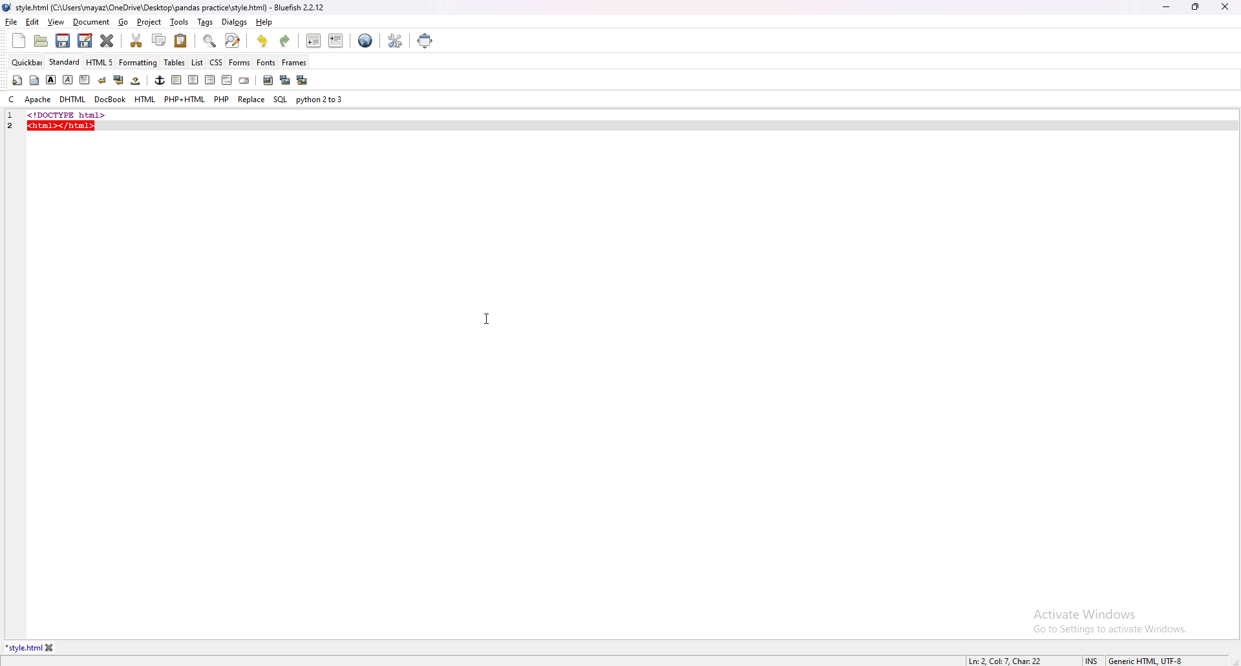  What do you see at coordinates (206, 22) in the screenshot?
I see `tags` at bounding box center [206, 22].